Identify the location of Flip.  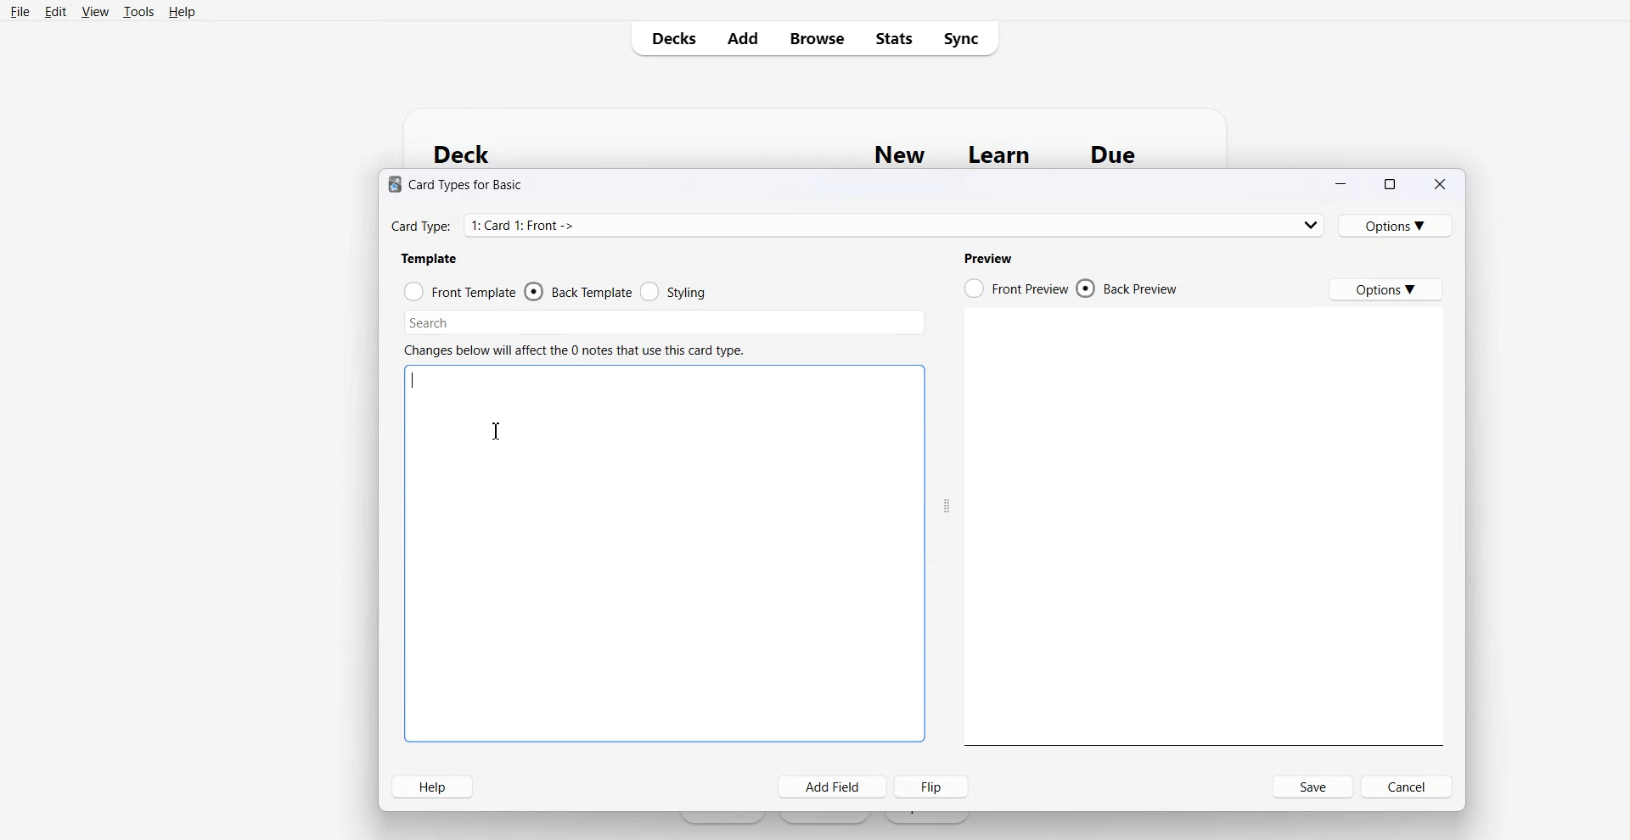
(931, 787).